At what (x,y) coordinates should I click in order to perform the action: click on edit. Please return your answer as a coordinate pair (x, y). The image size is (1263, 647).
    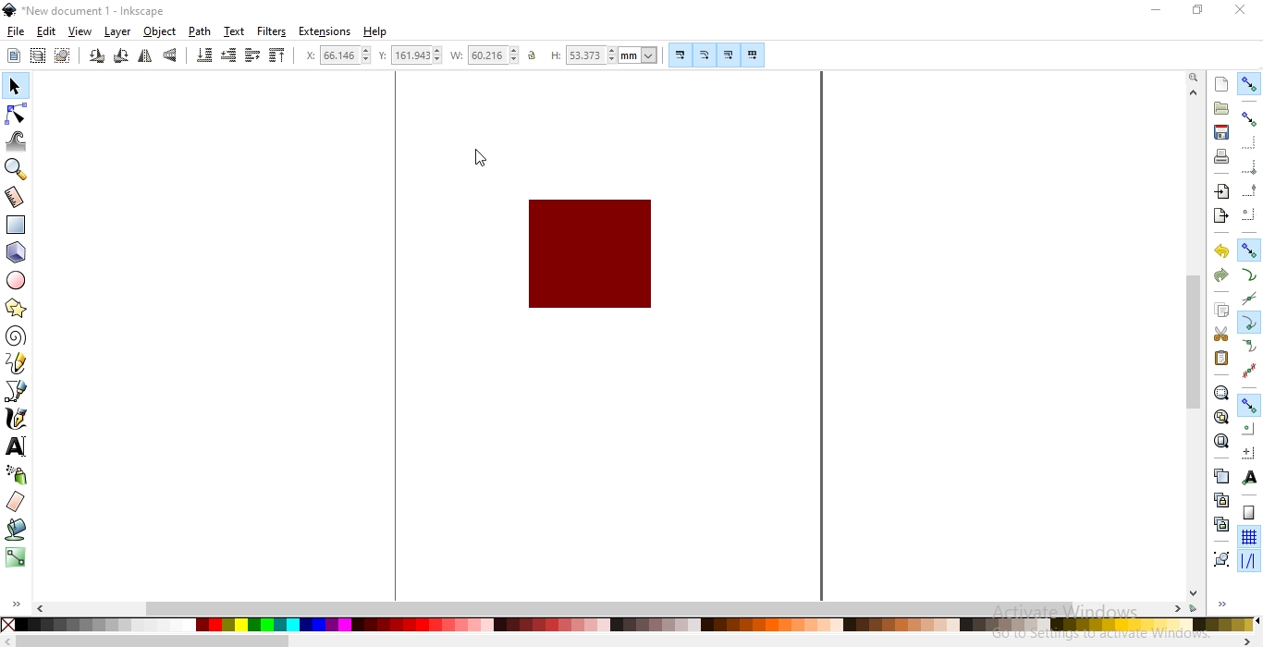
    Looking at the image, I should click on (46, 31).